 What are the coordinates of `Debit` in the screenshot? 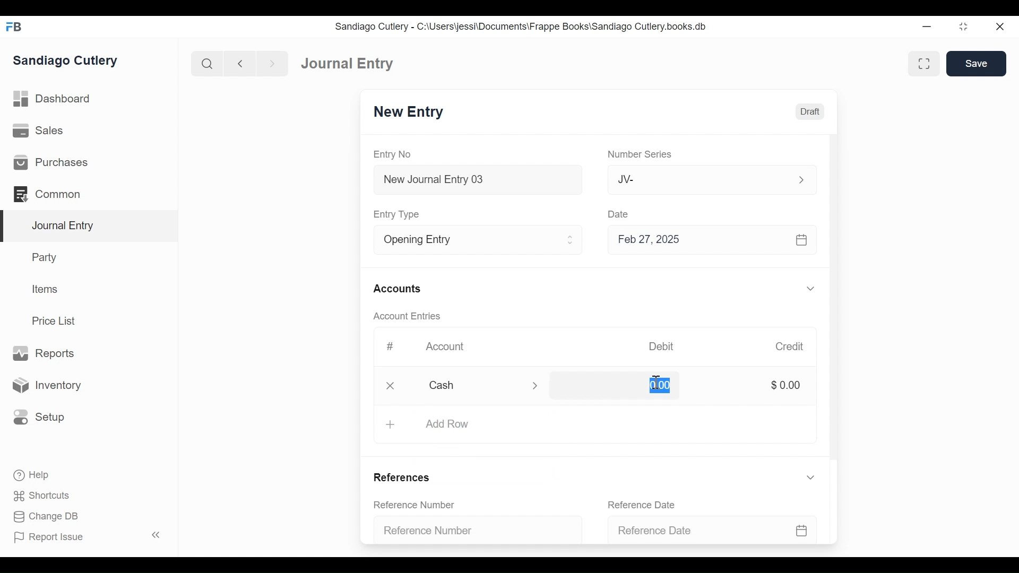 It's located at (662, 345).